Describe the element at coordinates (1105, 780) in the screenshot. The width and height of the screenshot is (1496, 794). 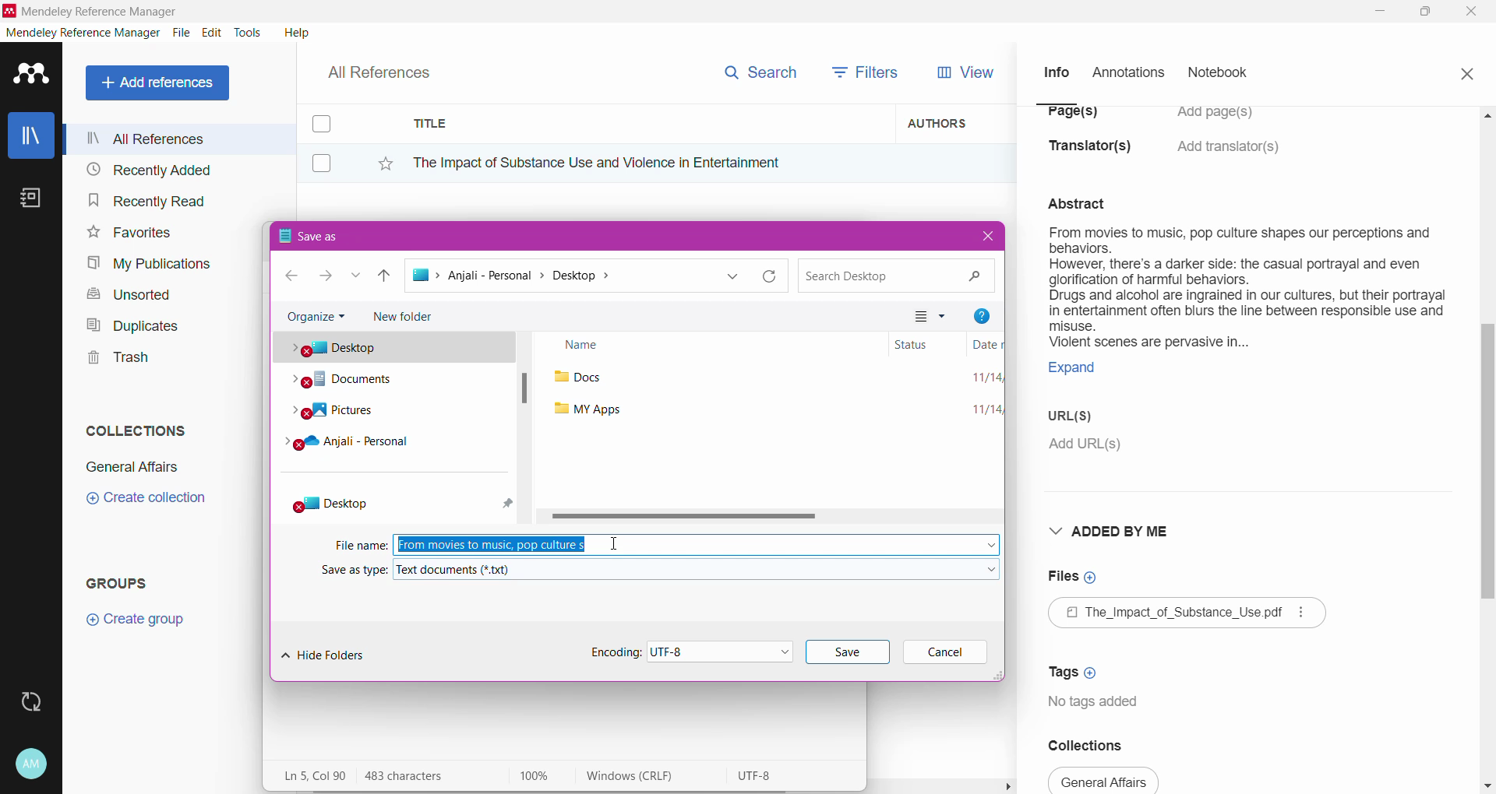
I see `collections available` at that location.